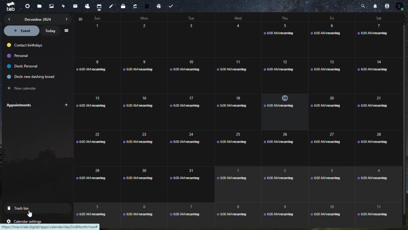 This screenshot has height=230, width=408. I want to click on deck, so click(123, 6).